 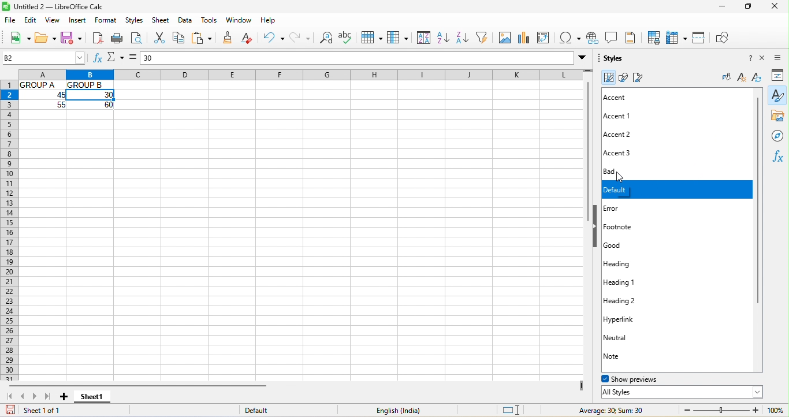 What do you see at coordinates (96, 397) in the screenshot?
I see `sheet 1` at bounding box center [96, 397].